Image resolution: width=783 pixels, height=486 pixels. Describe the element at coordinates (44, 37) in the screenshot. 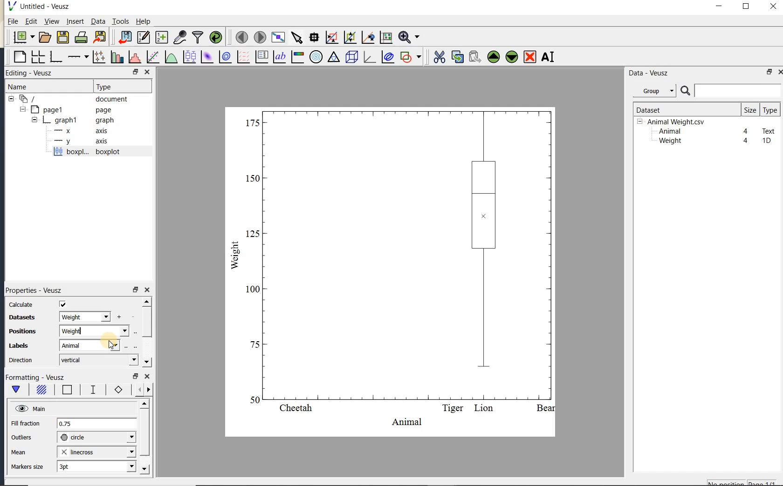

I see `open a document` at that location.